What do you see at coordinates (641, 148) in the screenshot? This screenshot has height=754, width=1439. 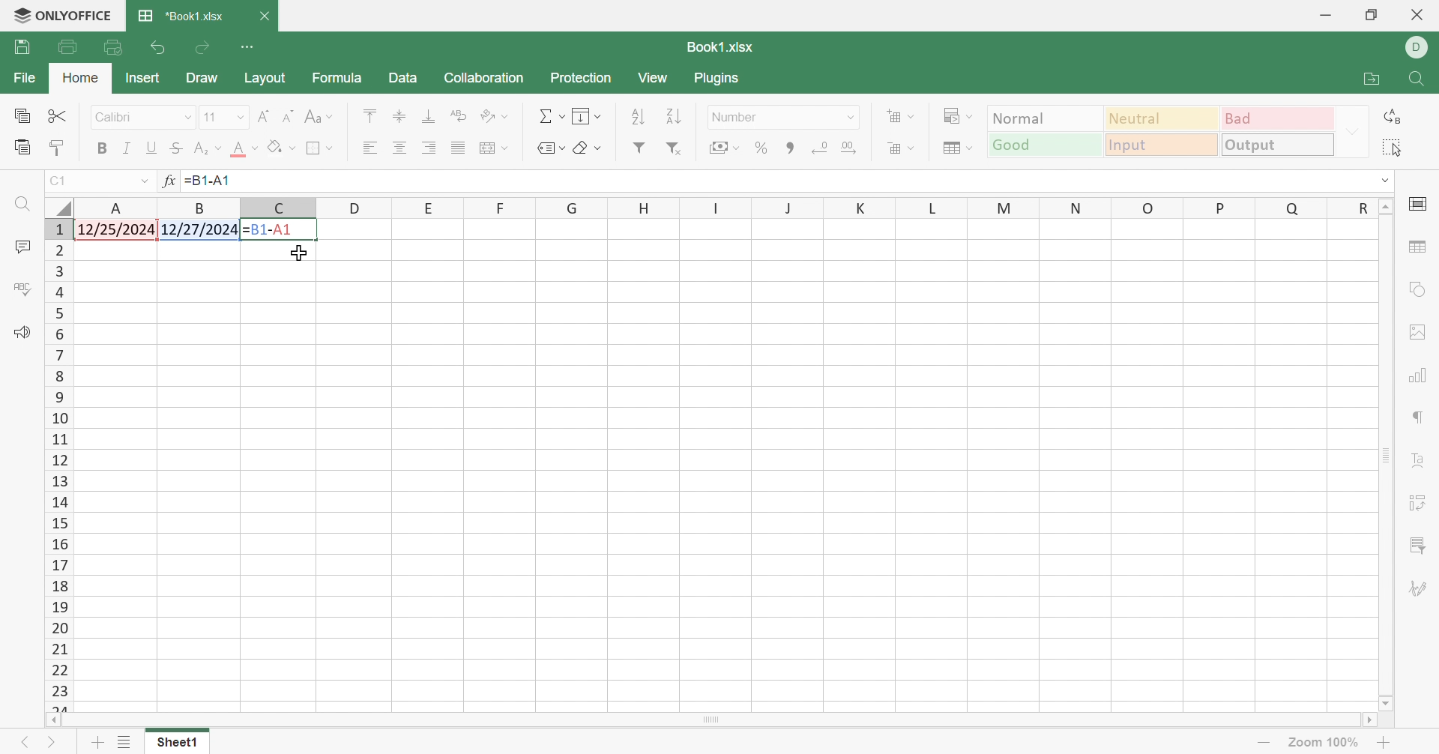 I see `Filter` at bounding box center [641, 148].